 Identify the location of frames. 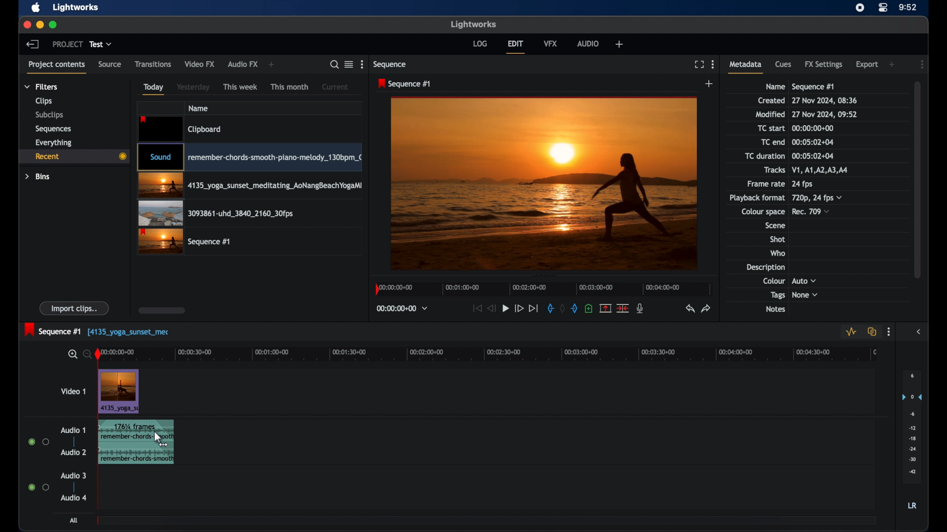
(134, 425).